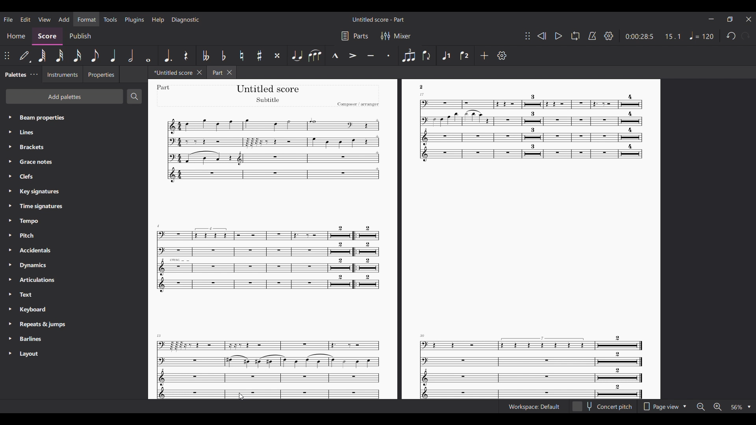 The height and width of the screenshot is (425, 756). Describe the element at coordinates (134, 20) in the screenshot. I see `Plugins menu` at that location.